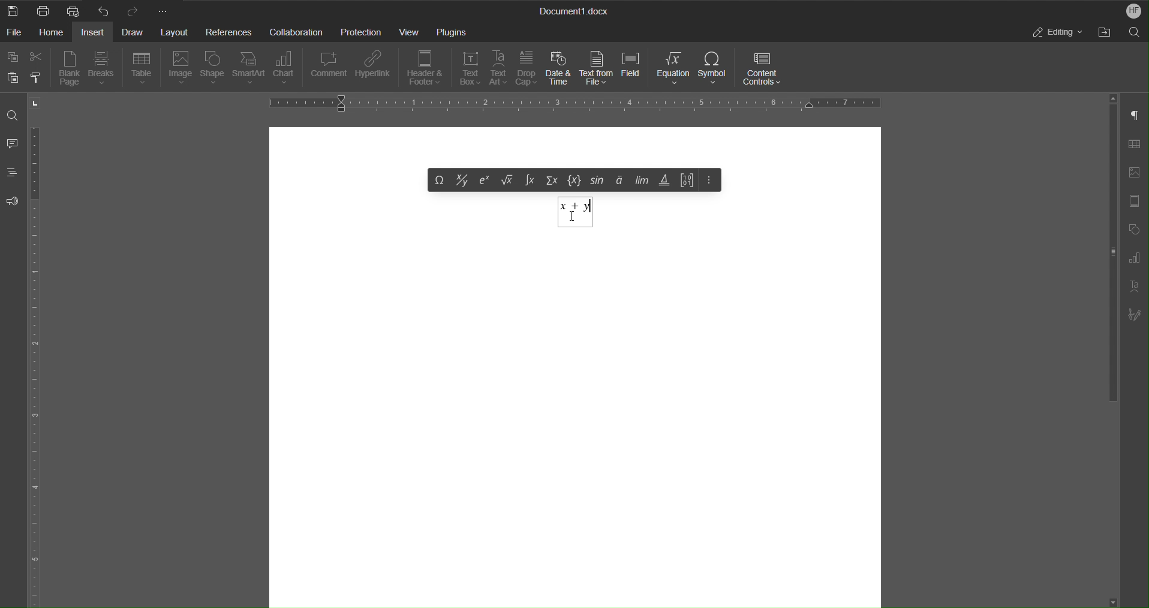  Describe the element at coordinates (1133, 115) in the screenshot. I see `Non-Printing Characters` at that location.